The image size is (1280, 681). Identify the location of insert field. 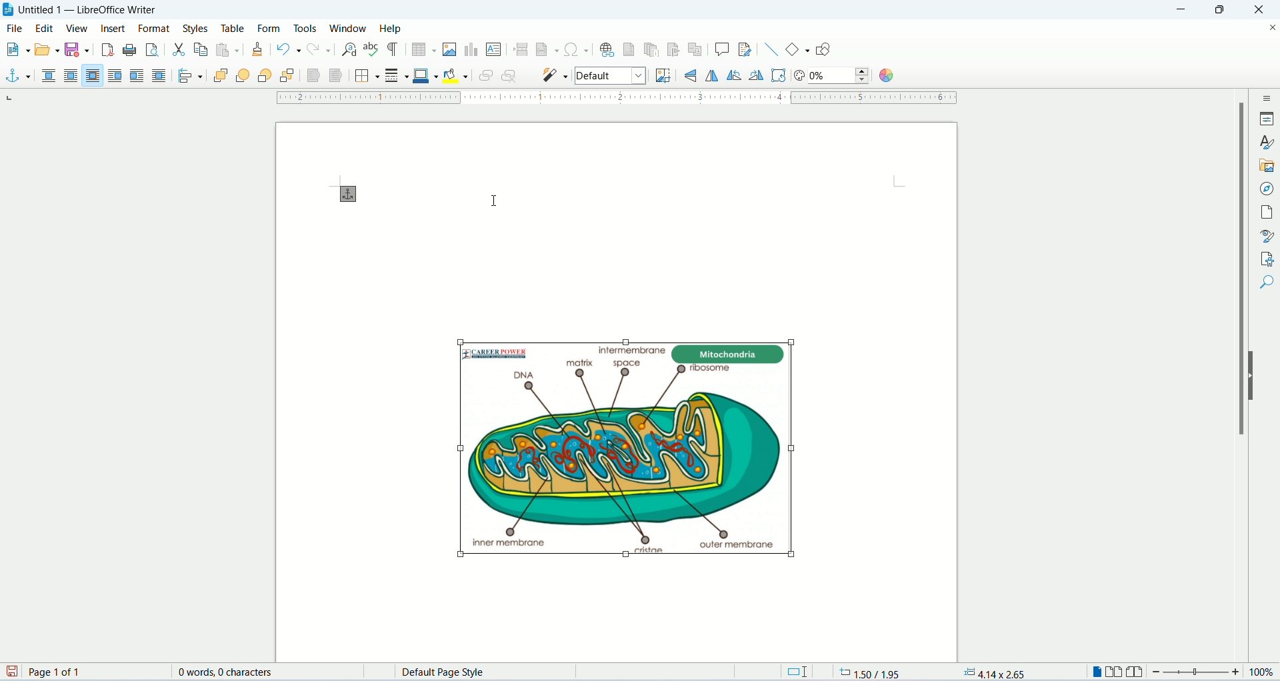
(547, 49).